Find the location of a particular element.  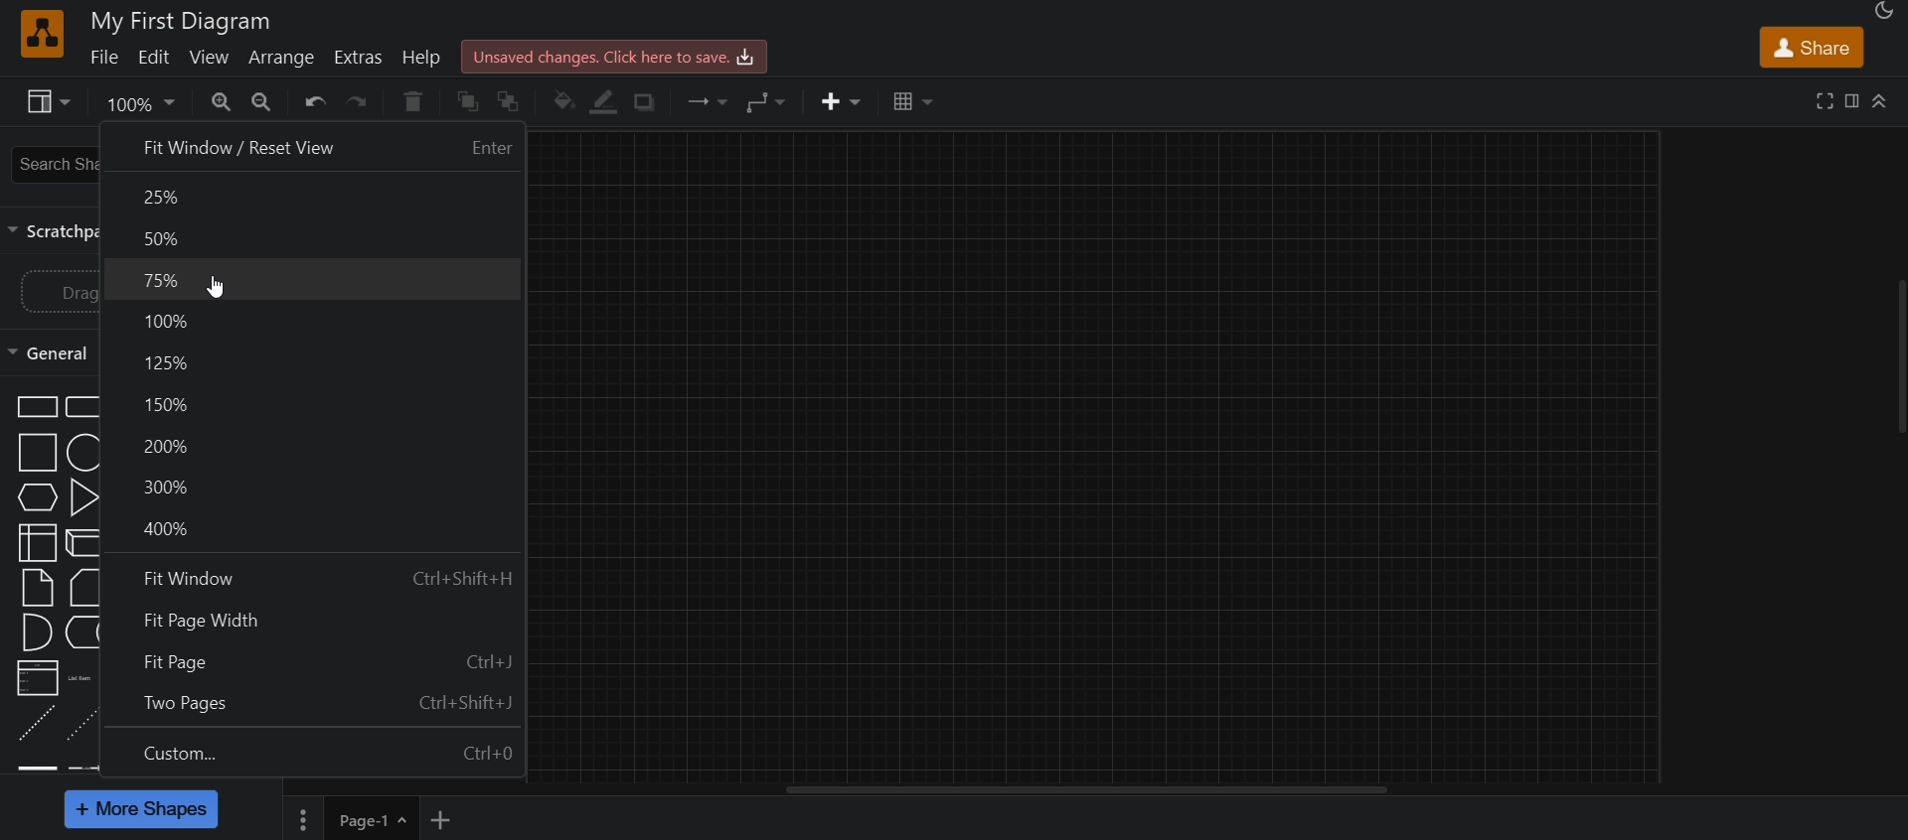

edit is located at coordinates (159, 59).